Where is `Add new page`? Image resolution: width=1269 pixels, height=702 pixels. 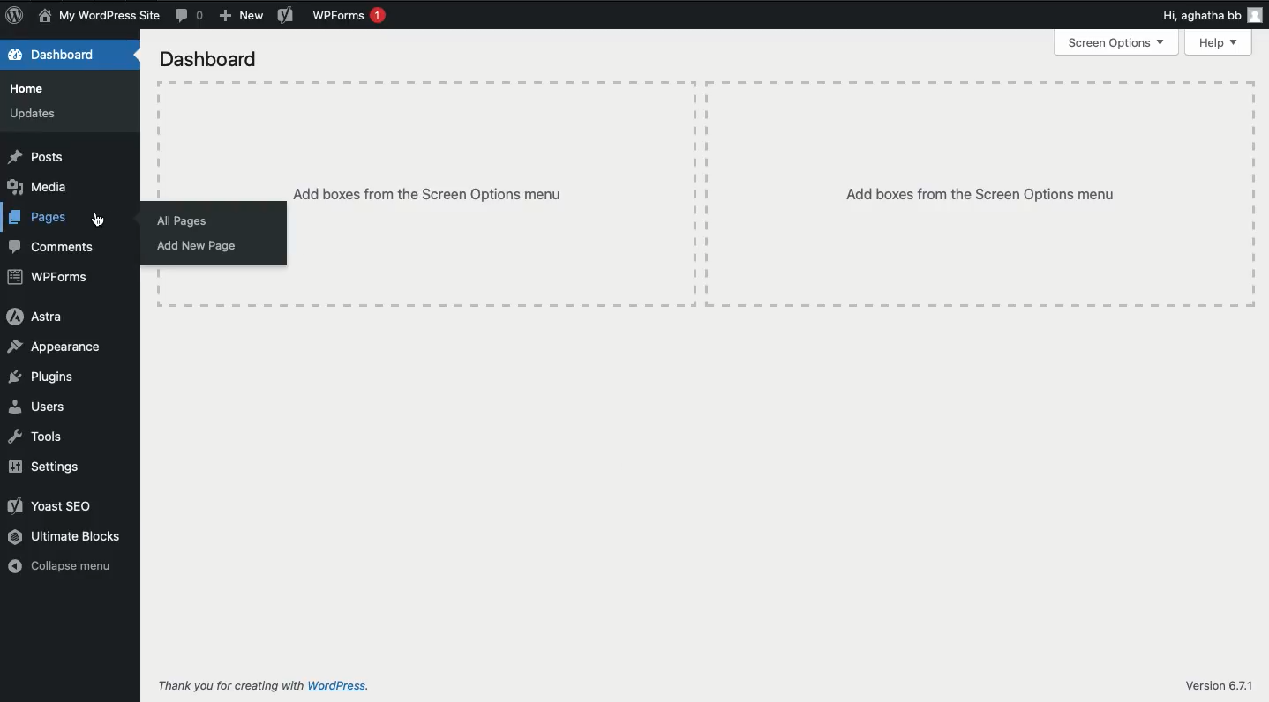
Add new page is located at coordinates (207, 247).